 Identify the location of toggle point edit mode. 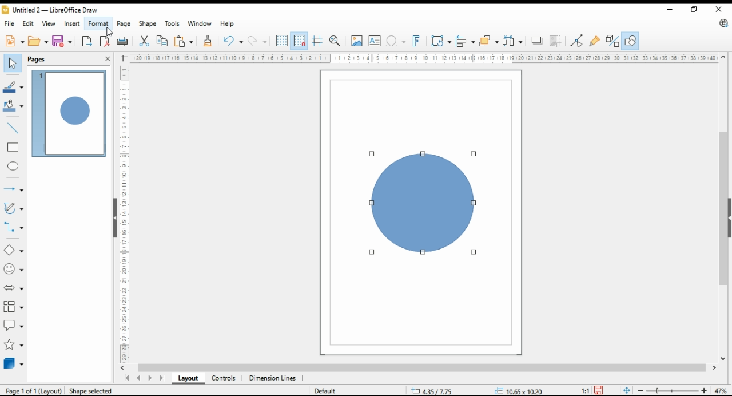
(576, 40).